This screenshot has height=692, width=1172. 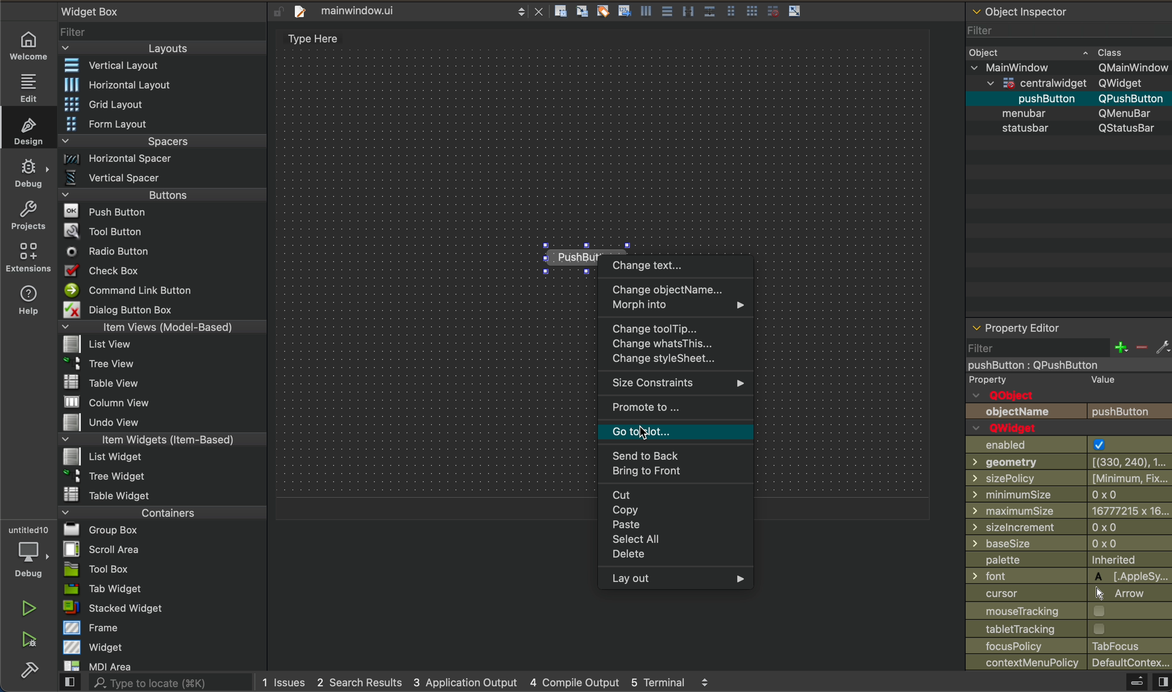 What do you see at coordinates (29, 43) in the screenshot?
I see `home` at bounding box center [29, 43].